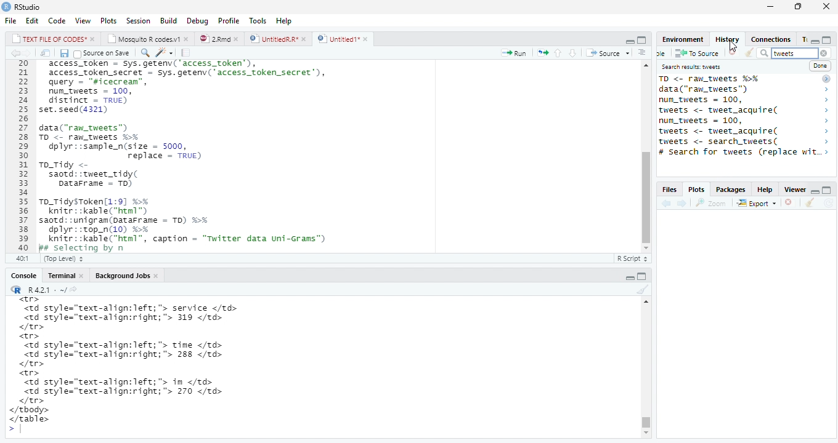 The width and height of the screenshot is (838, 443). Describe the element at coordinates (47, 38) in the screenshot. I see `|_| TEXT FILE OF CODES" »` at that location.